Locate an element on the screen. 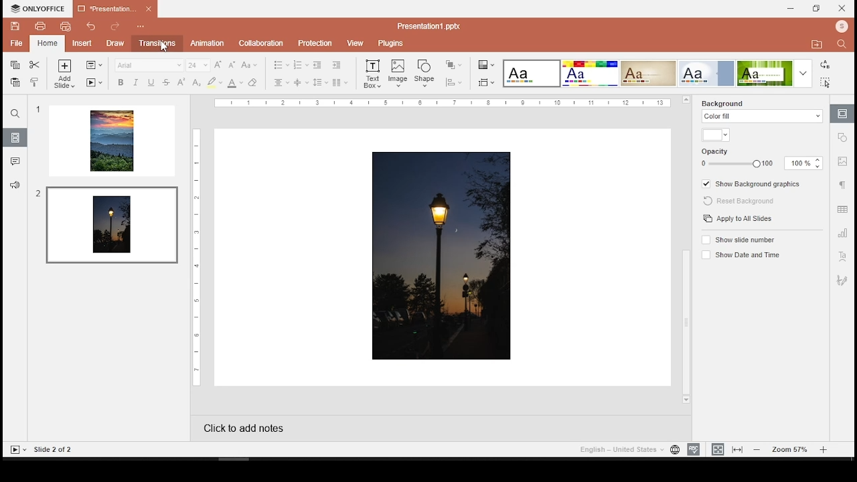  show background graphics is located at coordinates (753, 183).